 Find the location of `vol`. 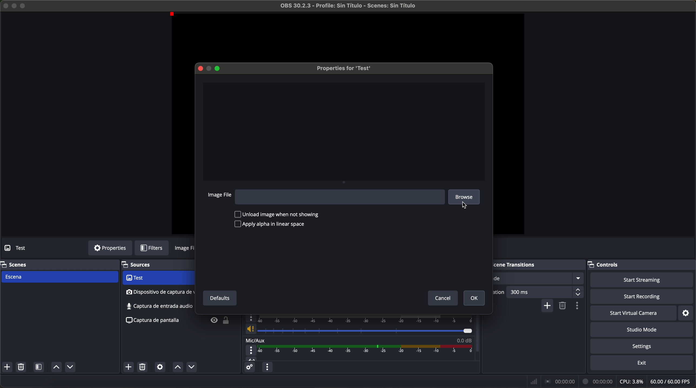

vol is located at coordinates (251, 359).